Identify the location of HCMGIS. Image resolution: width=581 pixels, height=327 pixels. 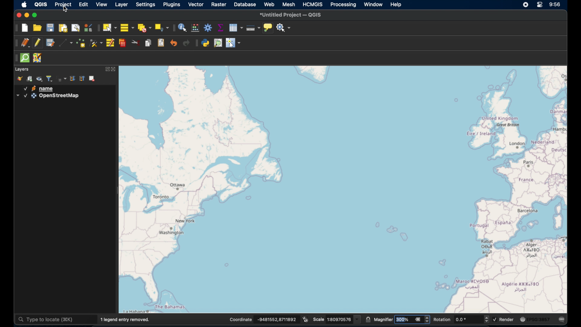
(313, 4).